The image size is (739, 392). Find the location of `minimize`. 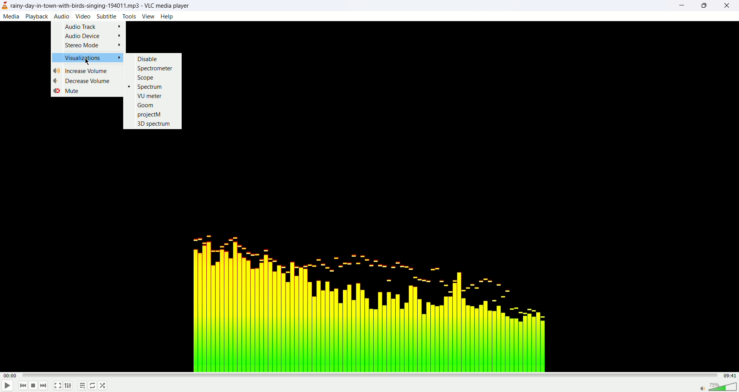

minimize is located at coordinates (681, 7).